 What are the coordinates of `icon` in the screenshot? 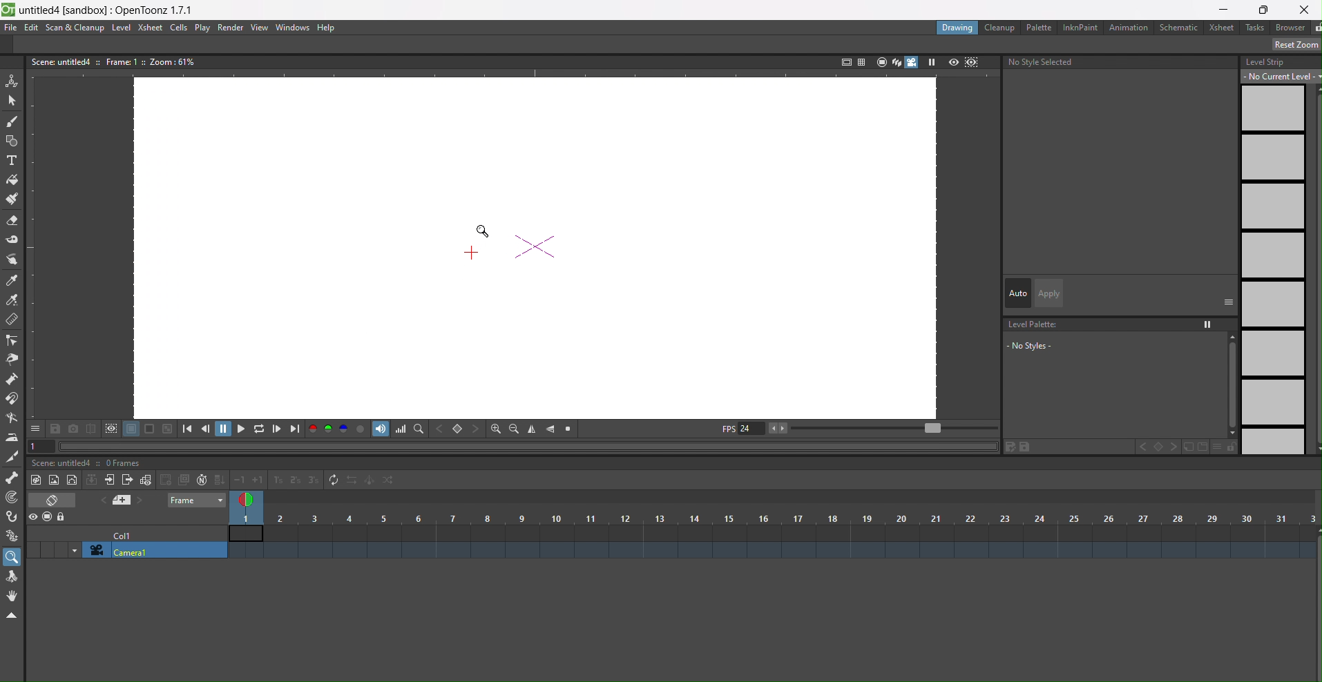 It's located at (964, 62).